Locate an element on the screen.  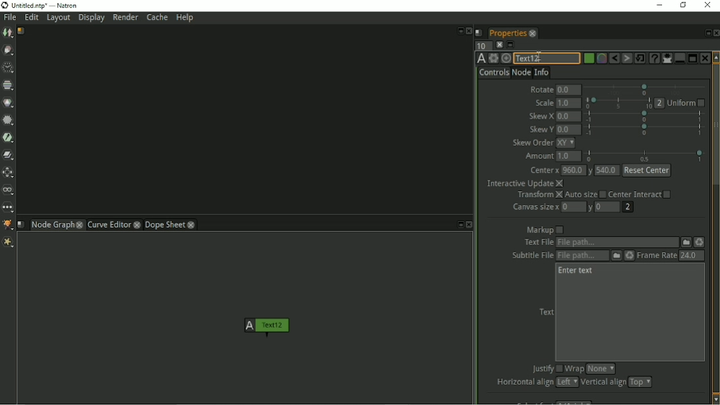
Script name is located at coordinates (22, 31).